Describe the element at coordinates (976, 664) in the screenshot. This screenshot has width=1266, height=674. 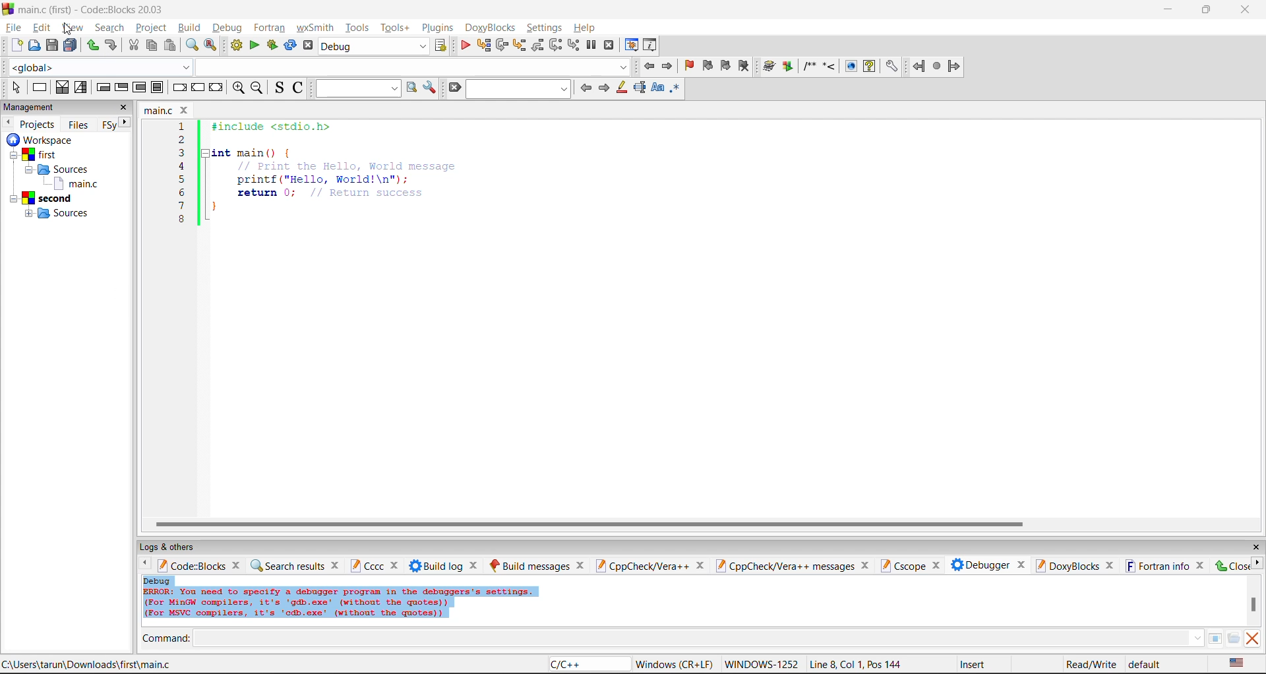
I see `insert` at that location.